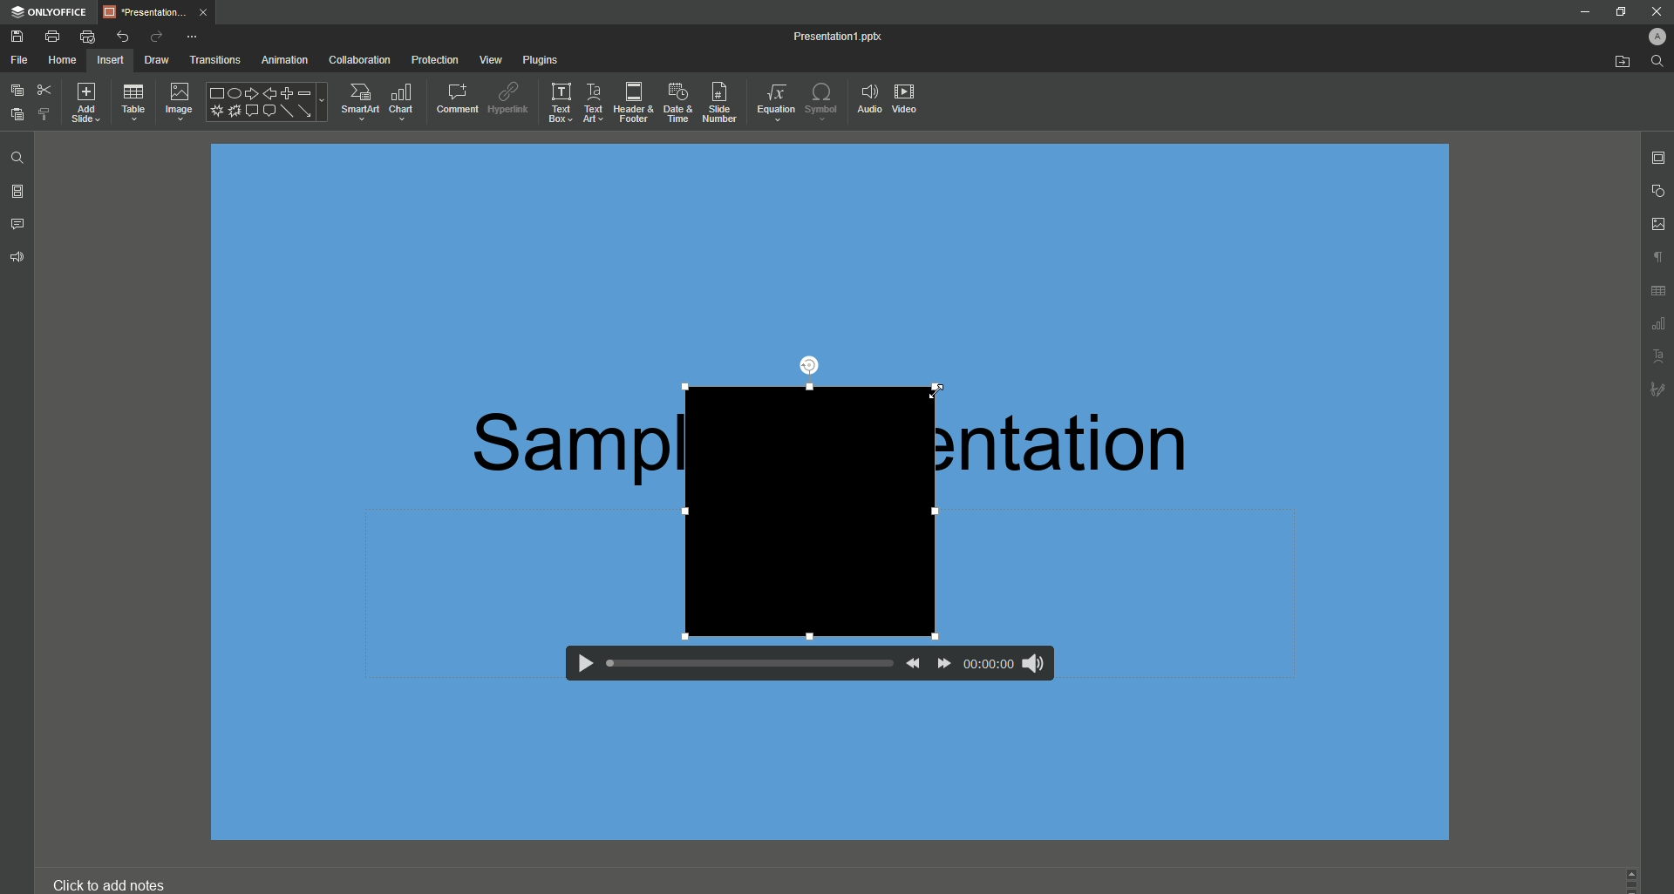 The width and height of the screenshot is (1674, 894). I want to click on Date and Time, so click(680, 104).